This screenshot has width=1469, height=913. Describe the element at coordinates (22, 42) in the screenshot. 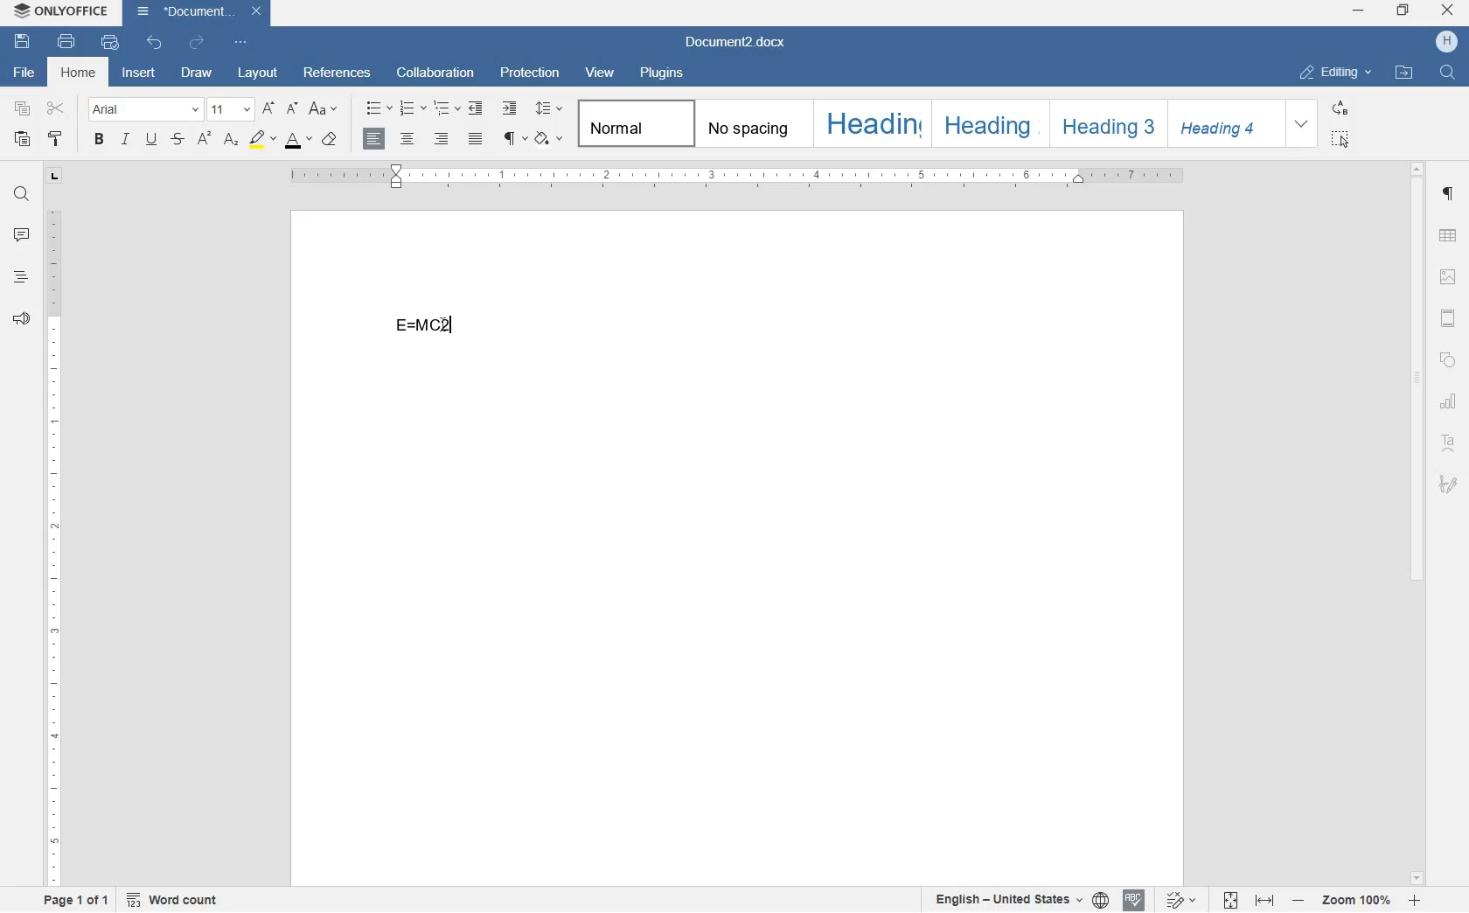

I see `save` at that location.